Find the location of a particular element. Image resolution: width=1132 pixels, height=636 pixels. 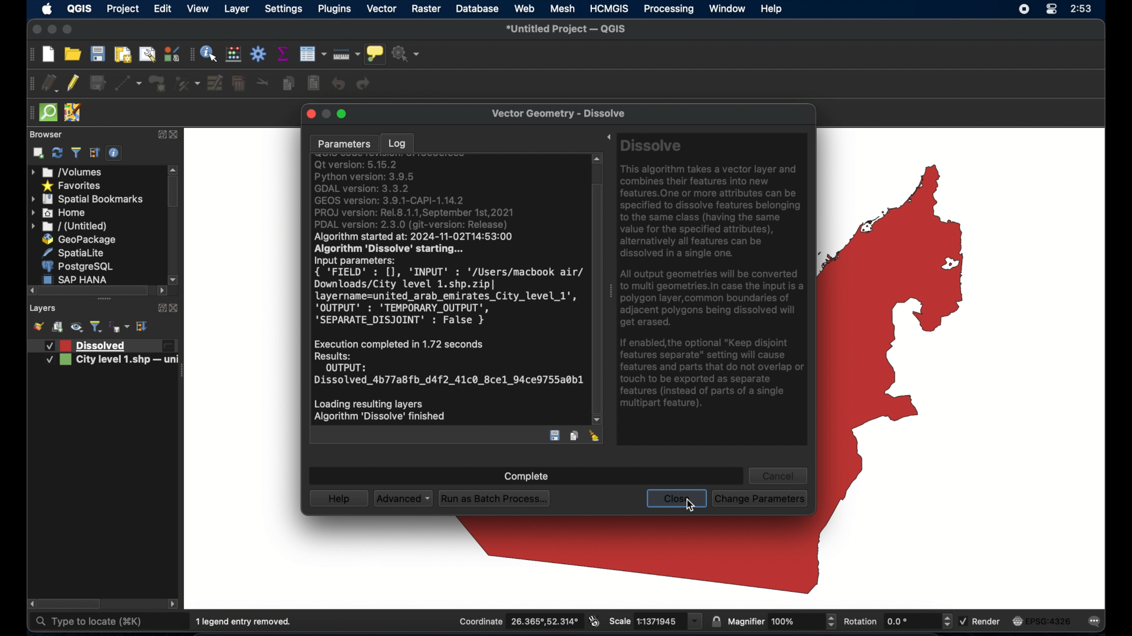

paste features is located at coordinates (313, 84).